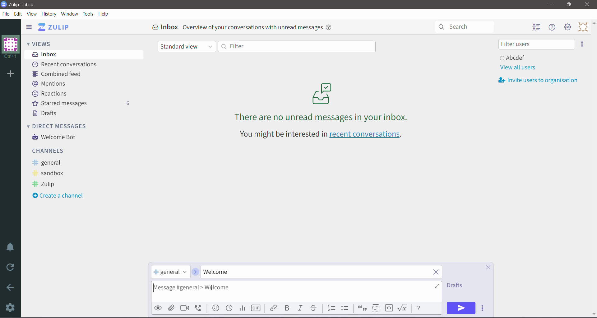 This screenshot has width=597, height=318. Describe the element at coordinates (56, 27) in the screenshot. I see `Application` at that location.